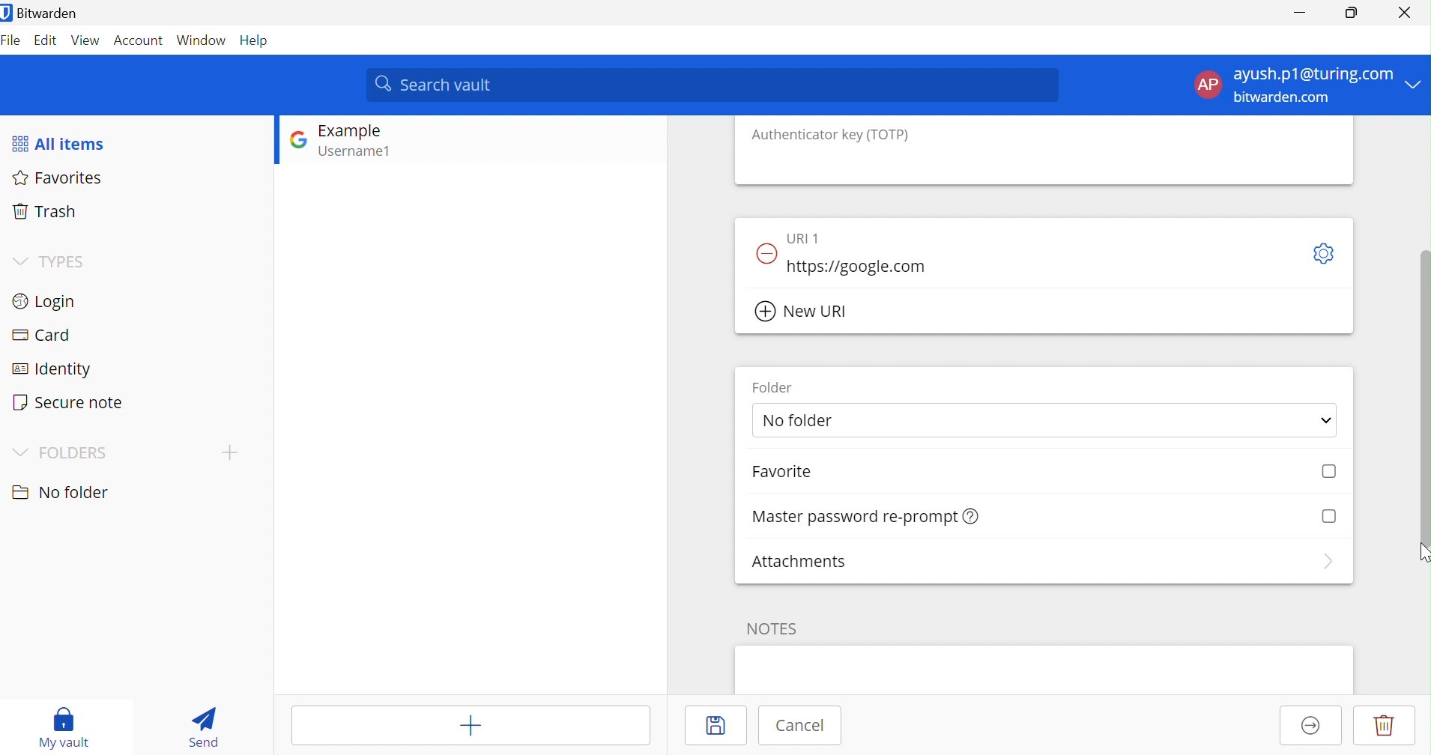  I want to click on Drop Down, so click(17, 449).